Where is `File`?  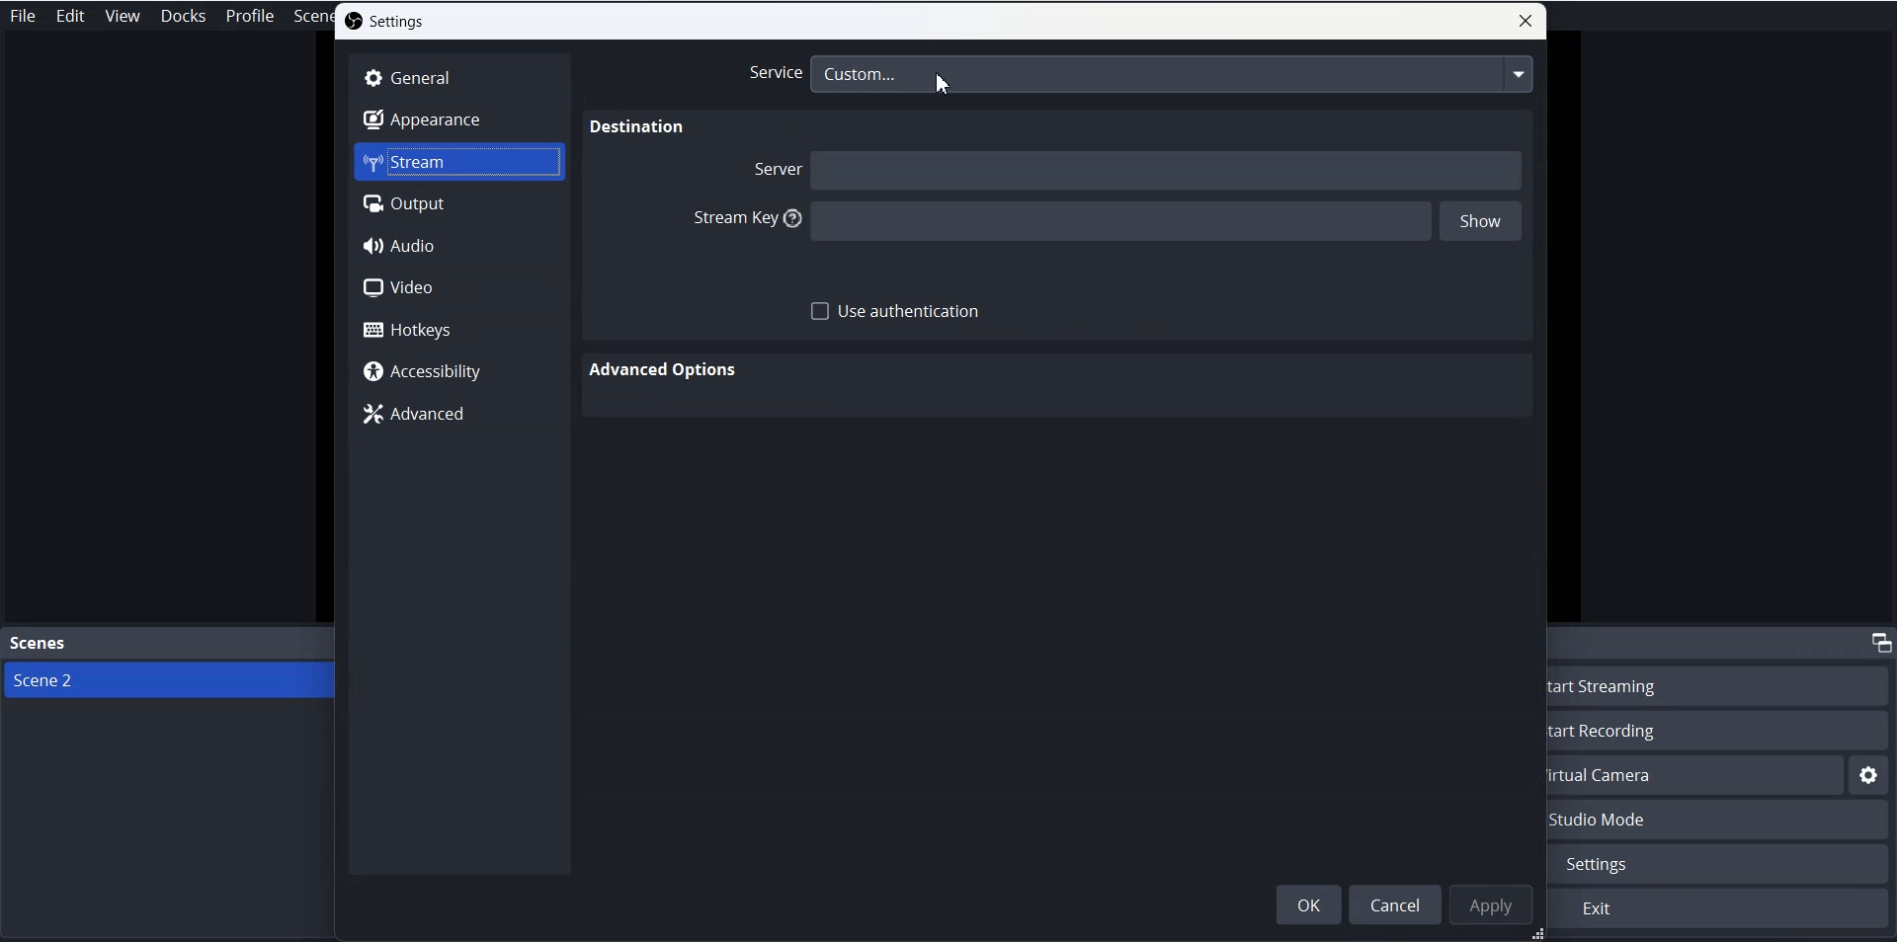 File is located at coordinates (26, 15).